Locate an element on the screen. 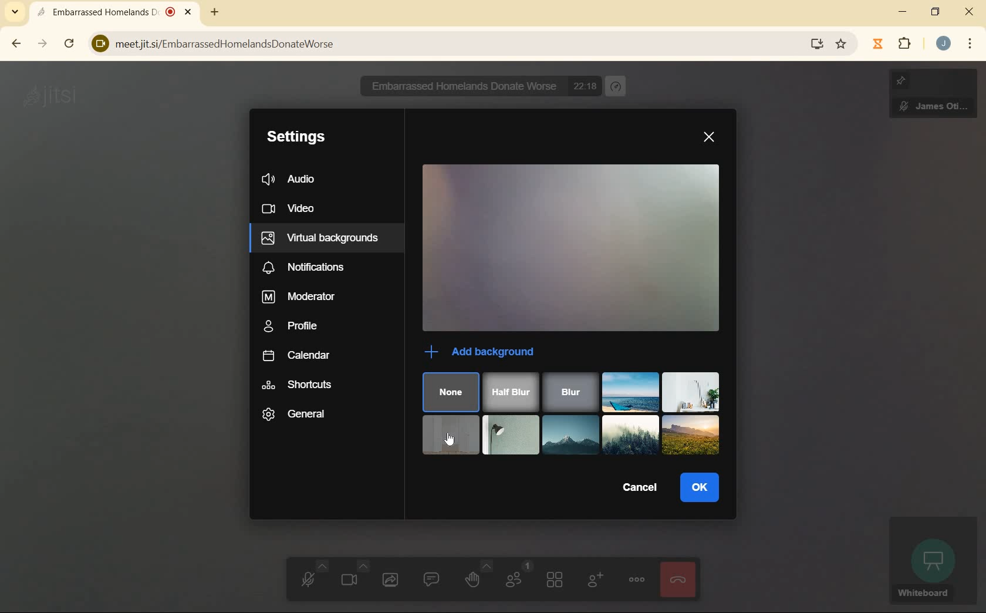  shortcuts is located at coordinates (299, 385).